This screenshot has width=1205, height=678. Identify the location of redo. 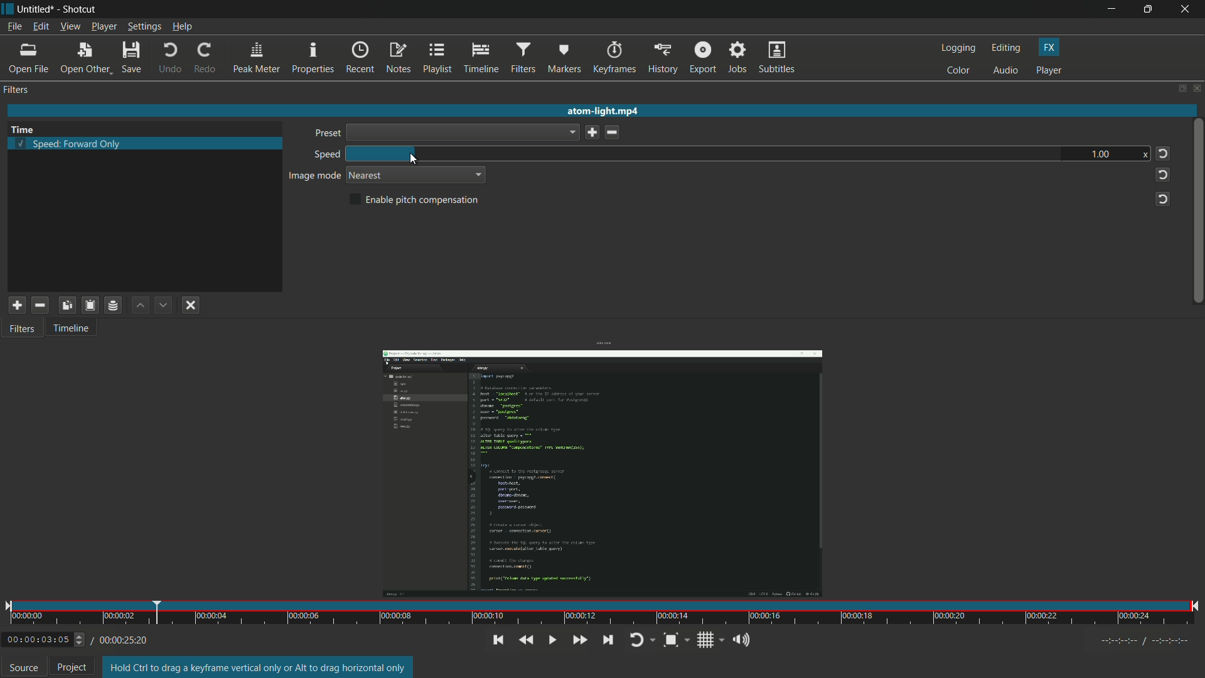
(204, 58).